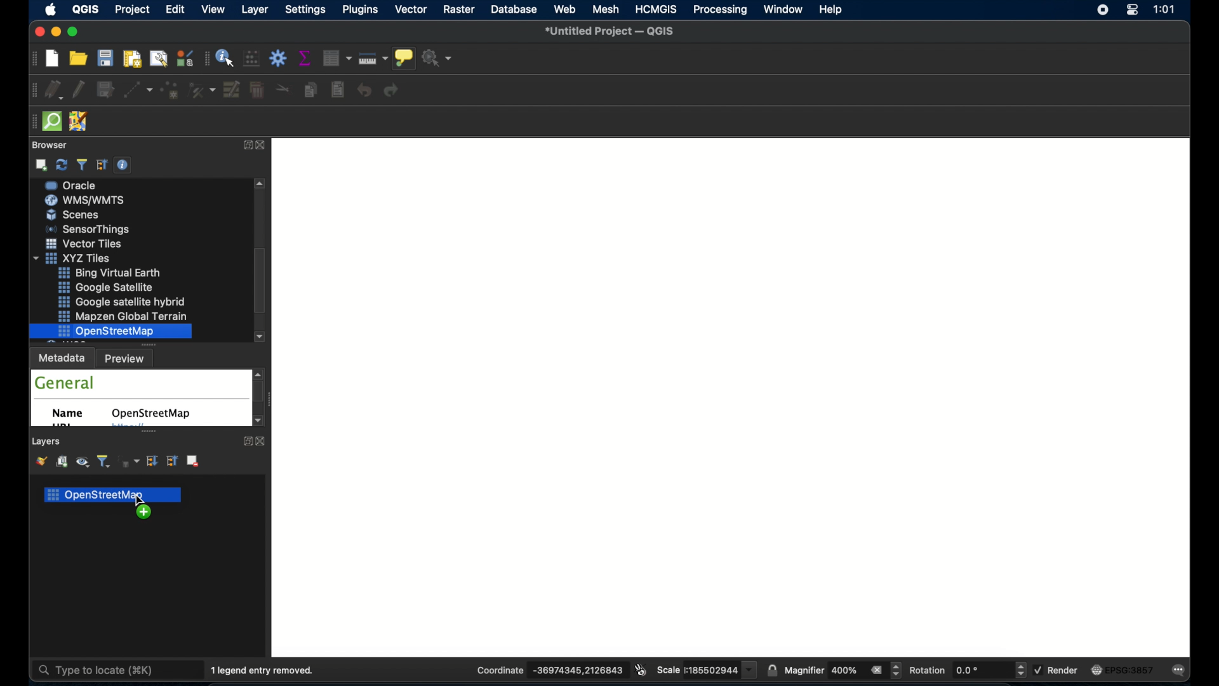 This screenshot has height=686, width=1219. What do you see at coordinates (89, 199) in the screenshot?
I see `sap hana` at bounding box center [89, 199].